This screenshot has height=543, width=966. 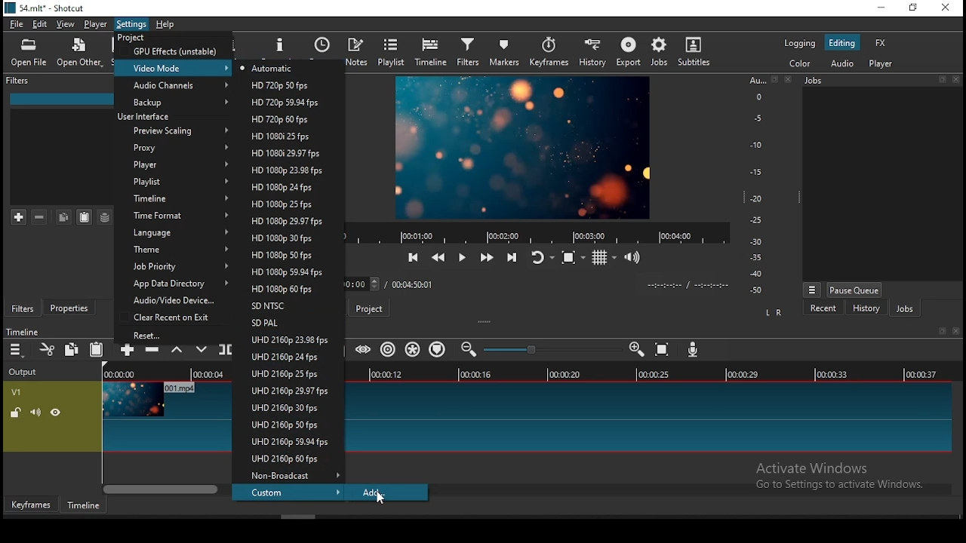 I want to click on resolution option, so click(x=286, y=324).